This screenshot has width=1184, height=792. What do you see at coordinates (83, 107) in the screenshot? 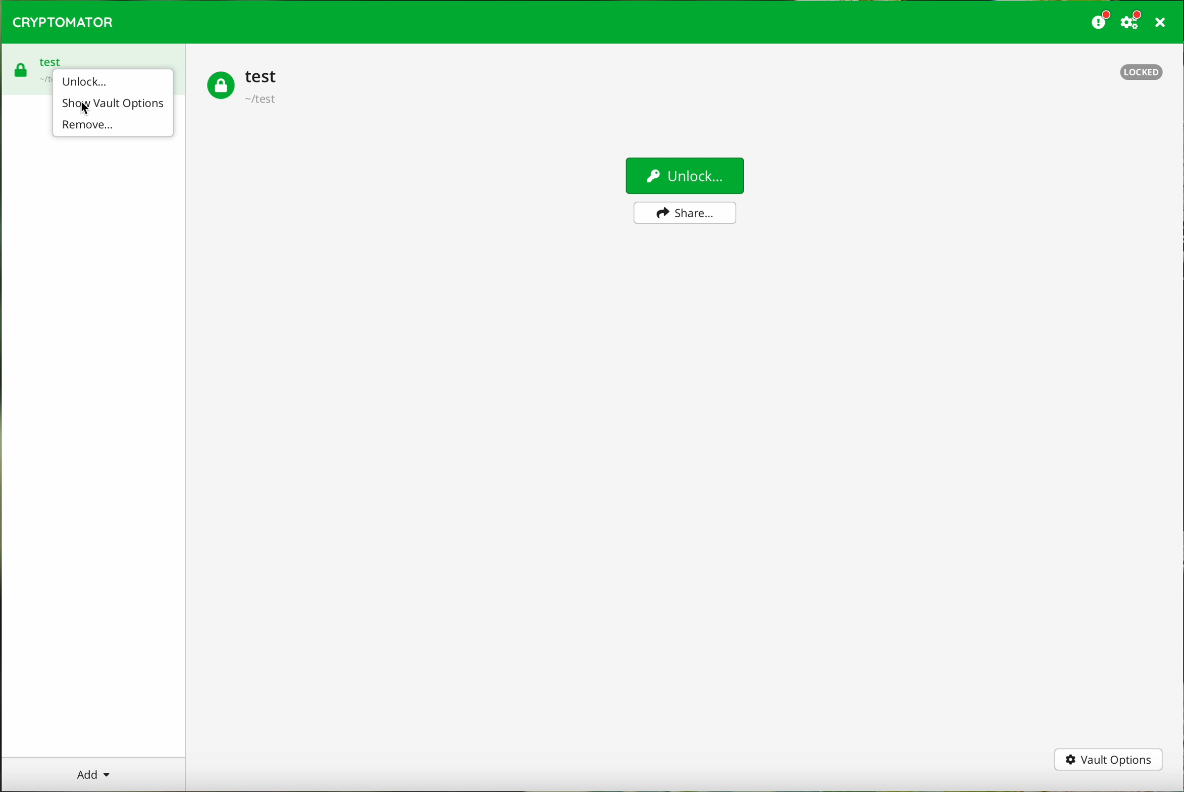
I see `cursor` at bounding box center [83, 107].